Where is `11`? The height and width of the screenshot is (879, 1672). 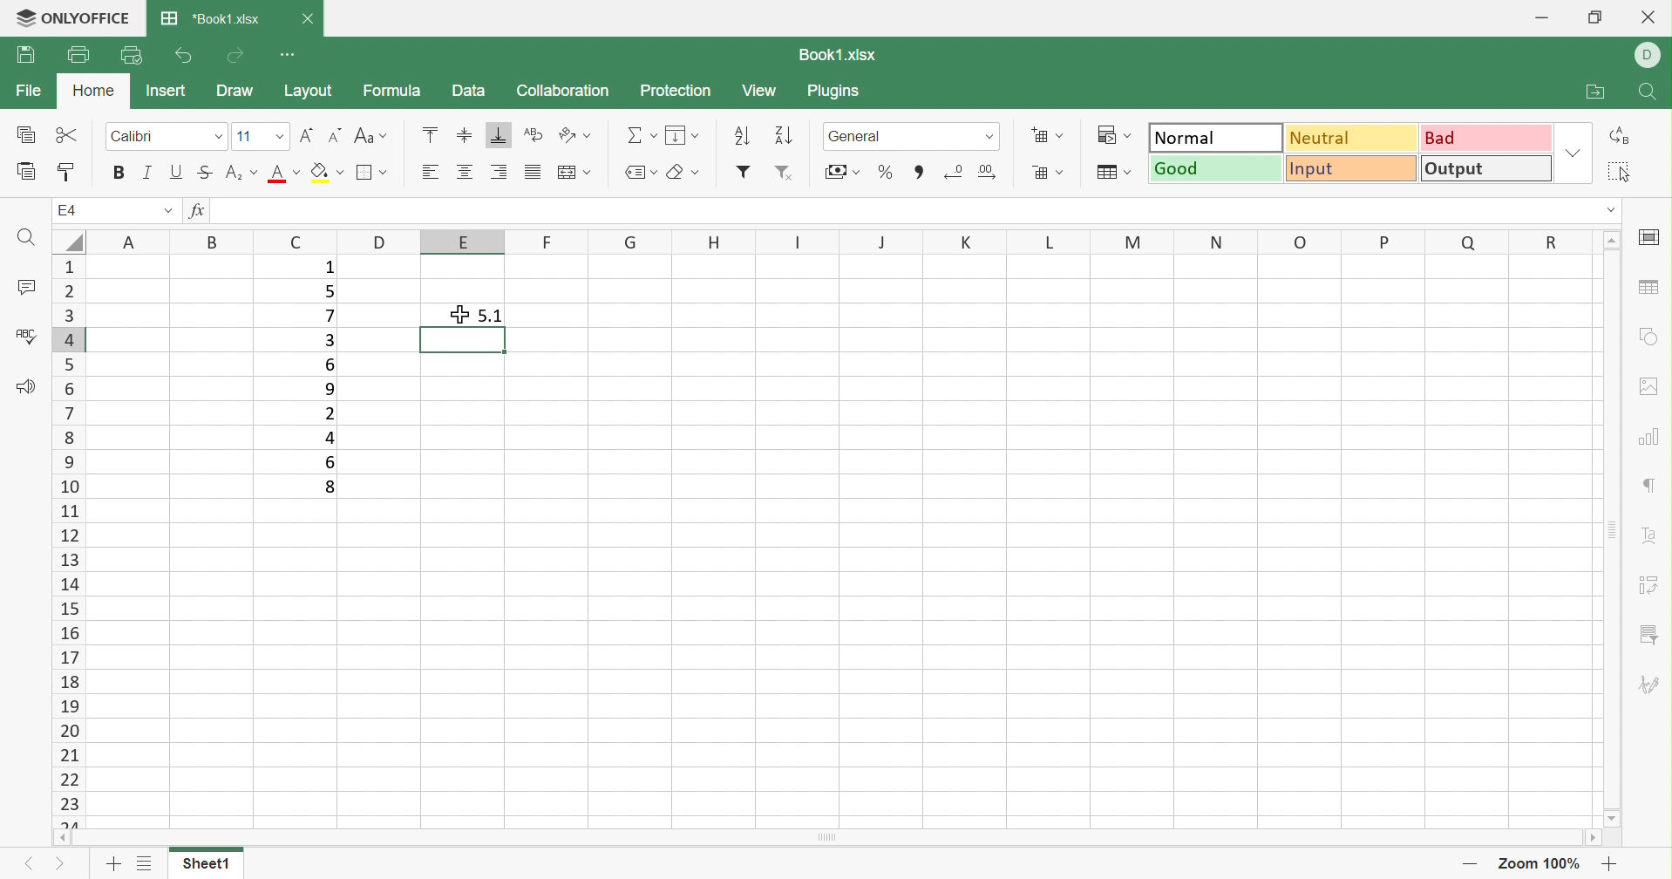 11 is located at coordinates (246, 137).